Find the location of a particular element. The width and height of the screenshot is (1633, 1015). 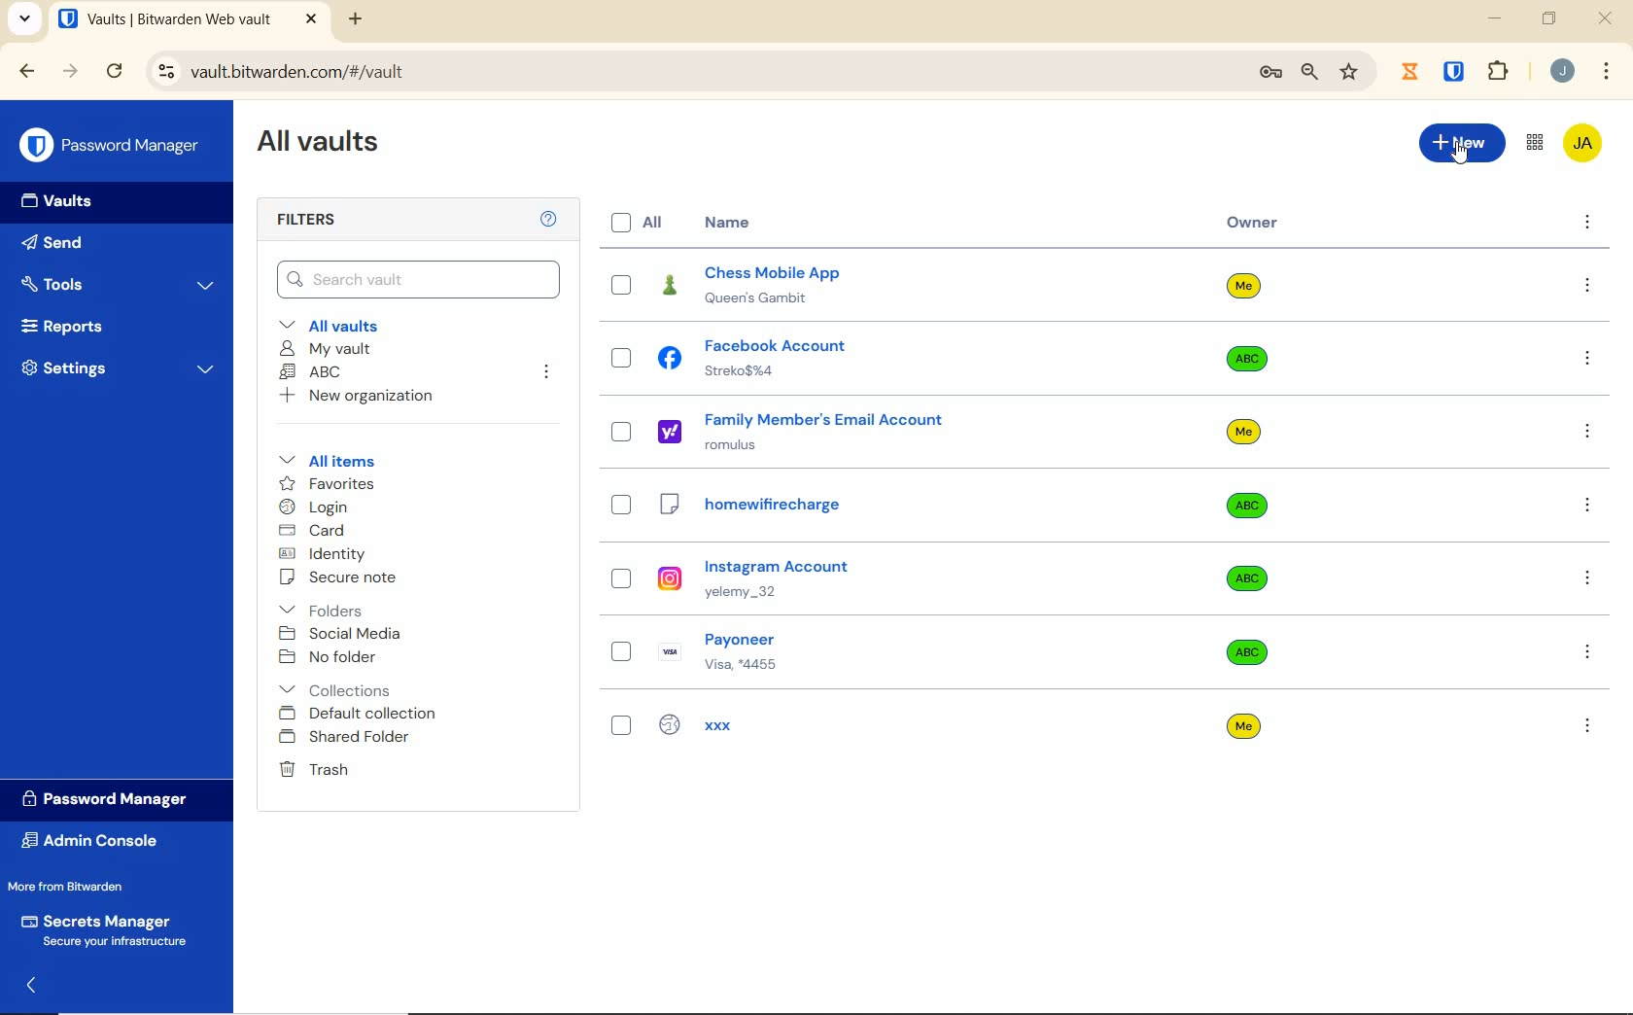

expand/collapse is located at coordinates (35, 983).